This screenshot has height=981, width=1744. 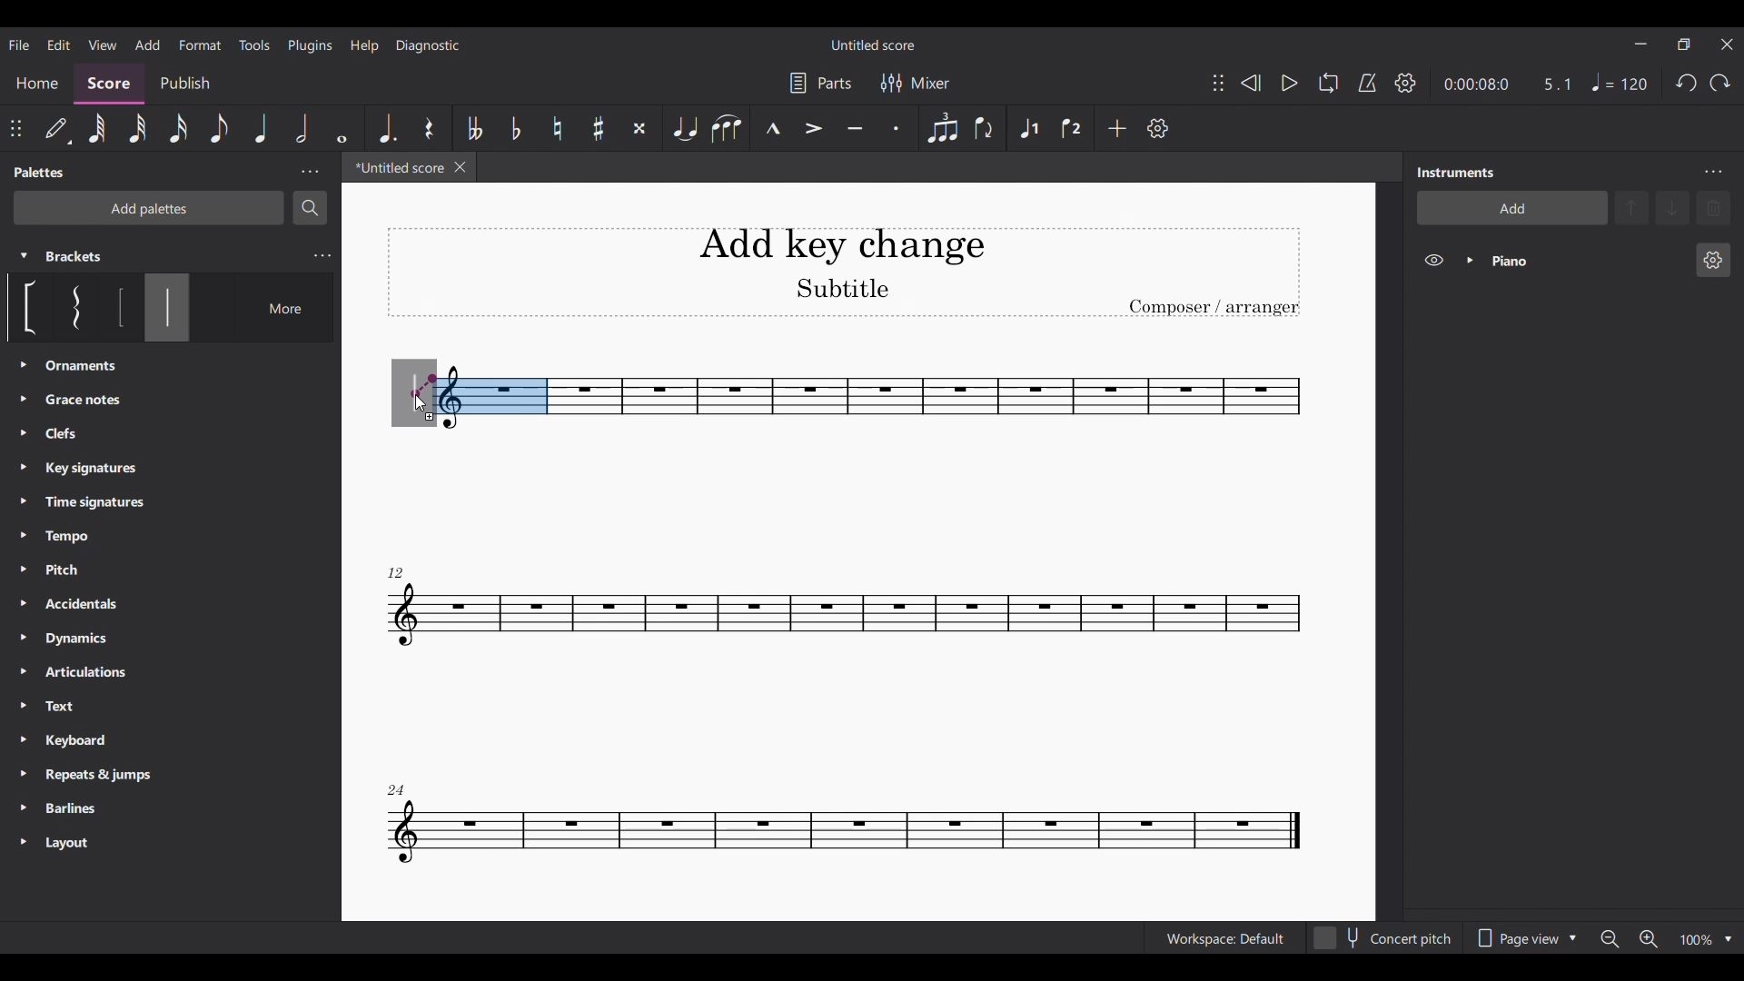 I want to click on Whole note, so click(x=342, y=129).